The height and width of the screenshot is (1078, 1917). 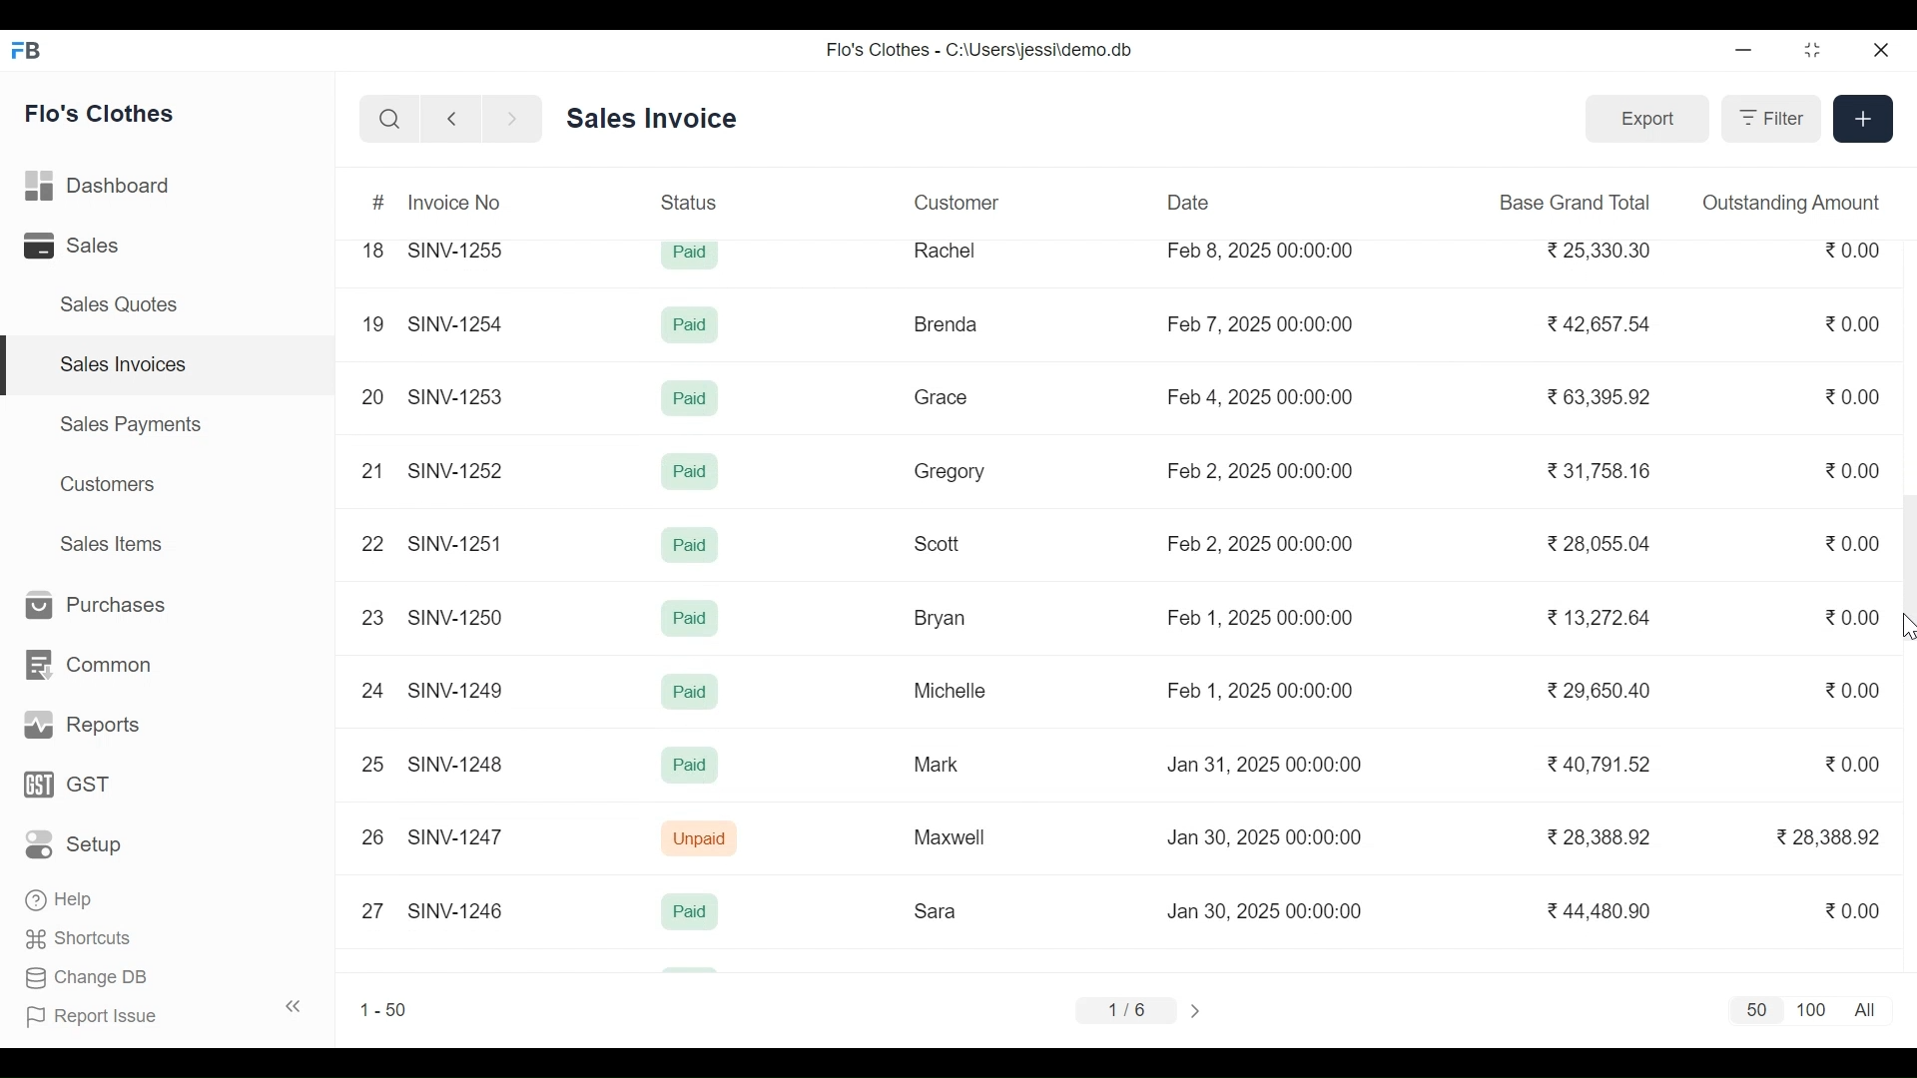 What do you see at coordinates (1855, 323) in the screenshot?
I see `0.00` at bounding box center [1855, 323].